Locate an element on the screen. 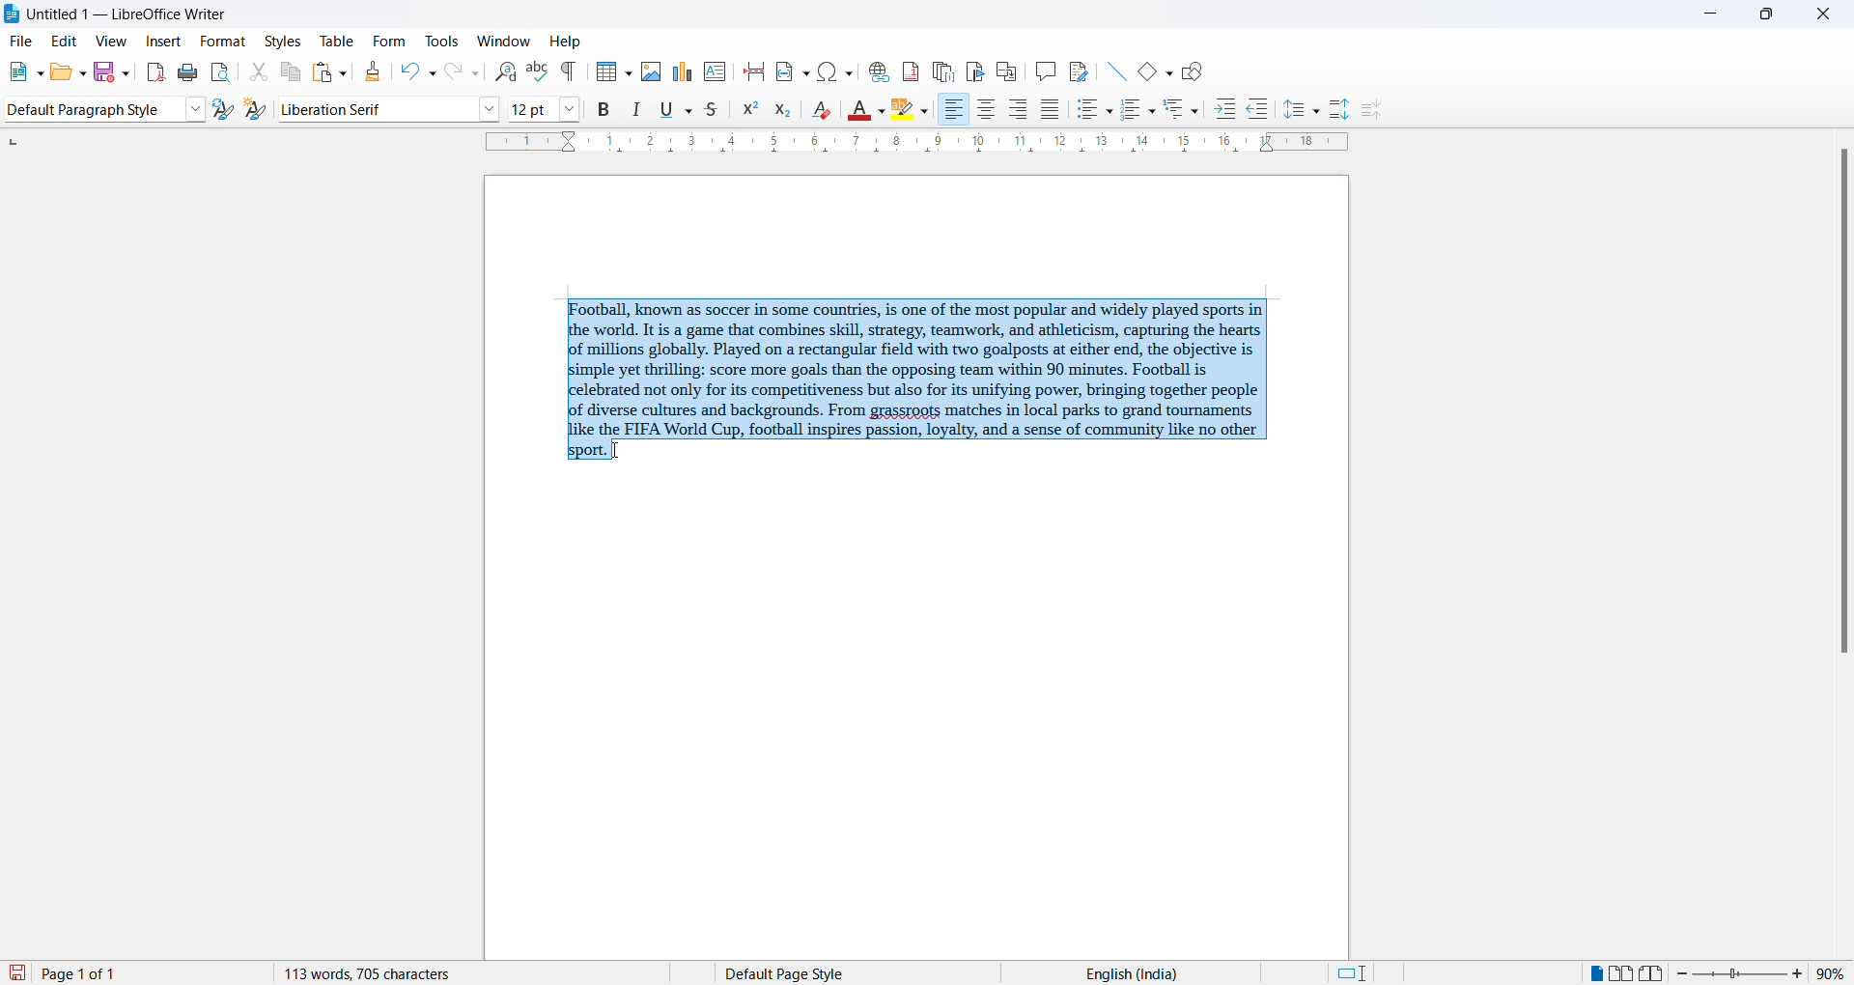 The height and width of the screenshot is (985, 1854). character highlighting is located at coordinates (902, 110).